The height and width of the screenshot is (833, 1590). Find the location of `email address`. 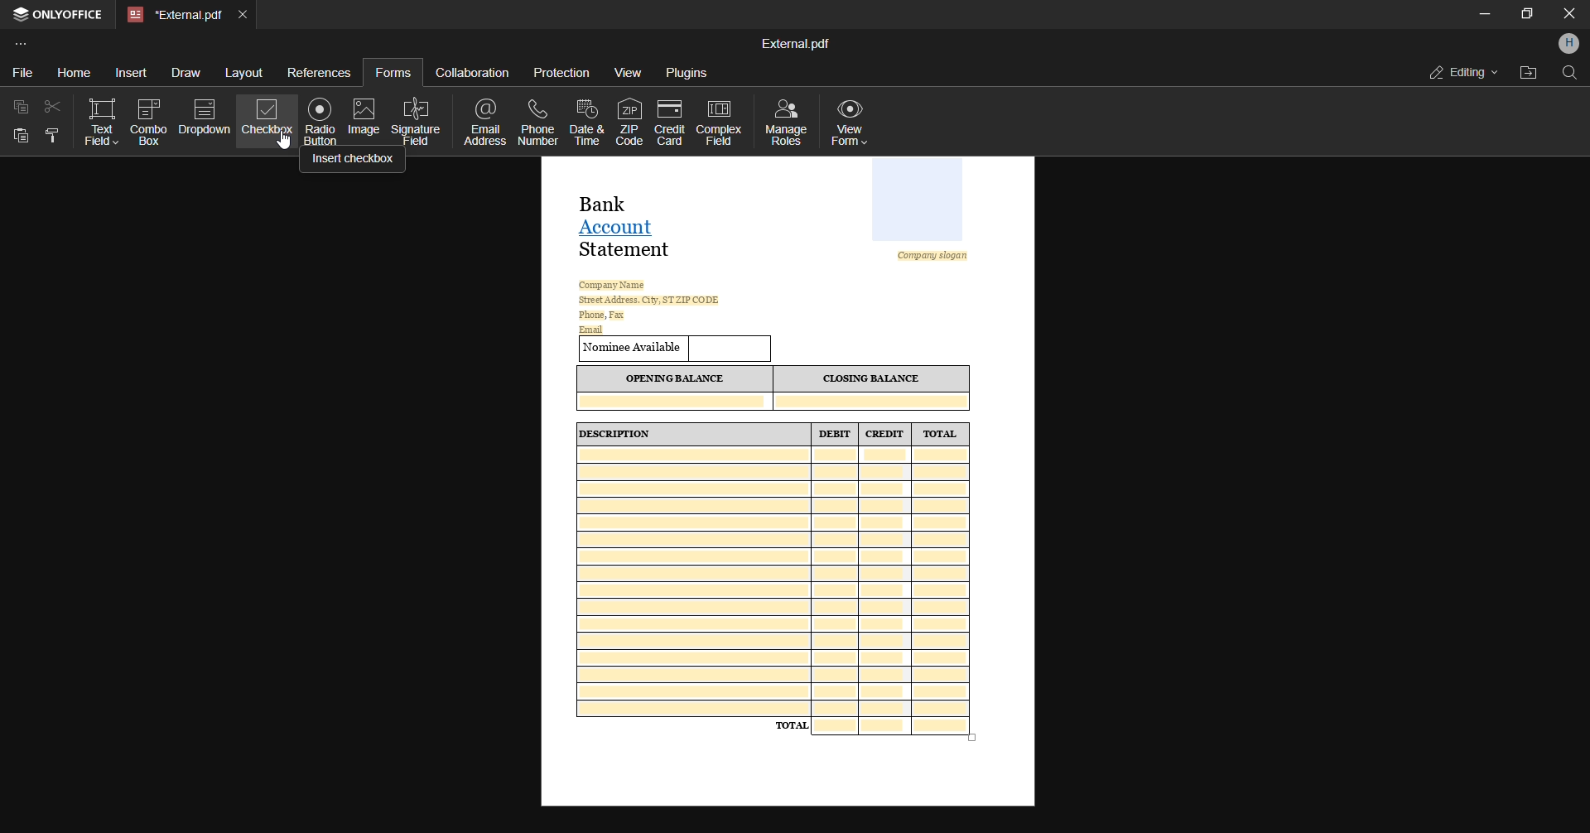

email address is located at coordinates (489, 123).